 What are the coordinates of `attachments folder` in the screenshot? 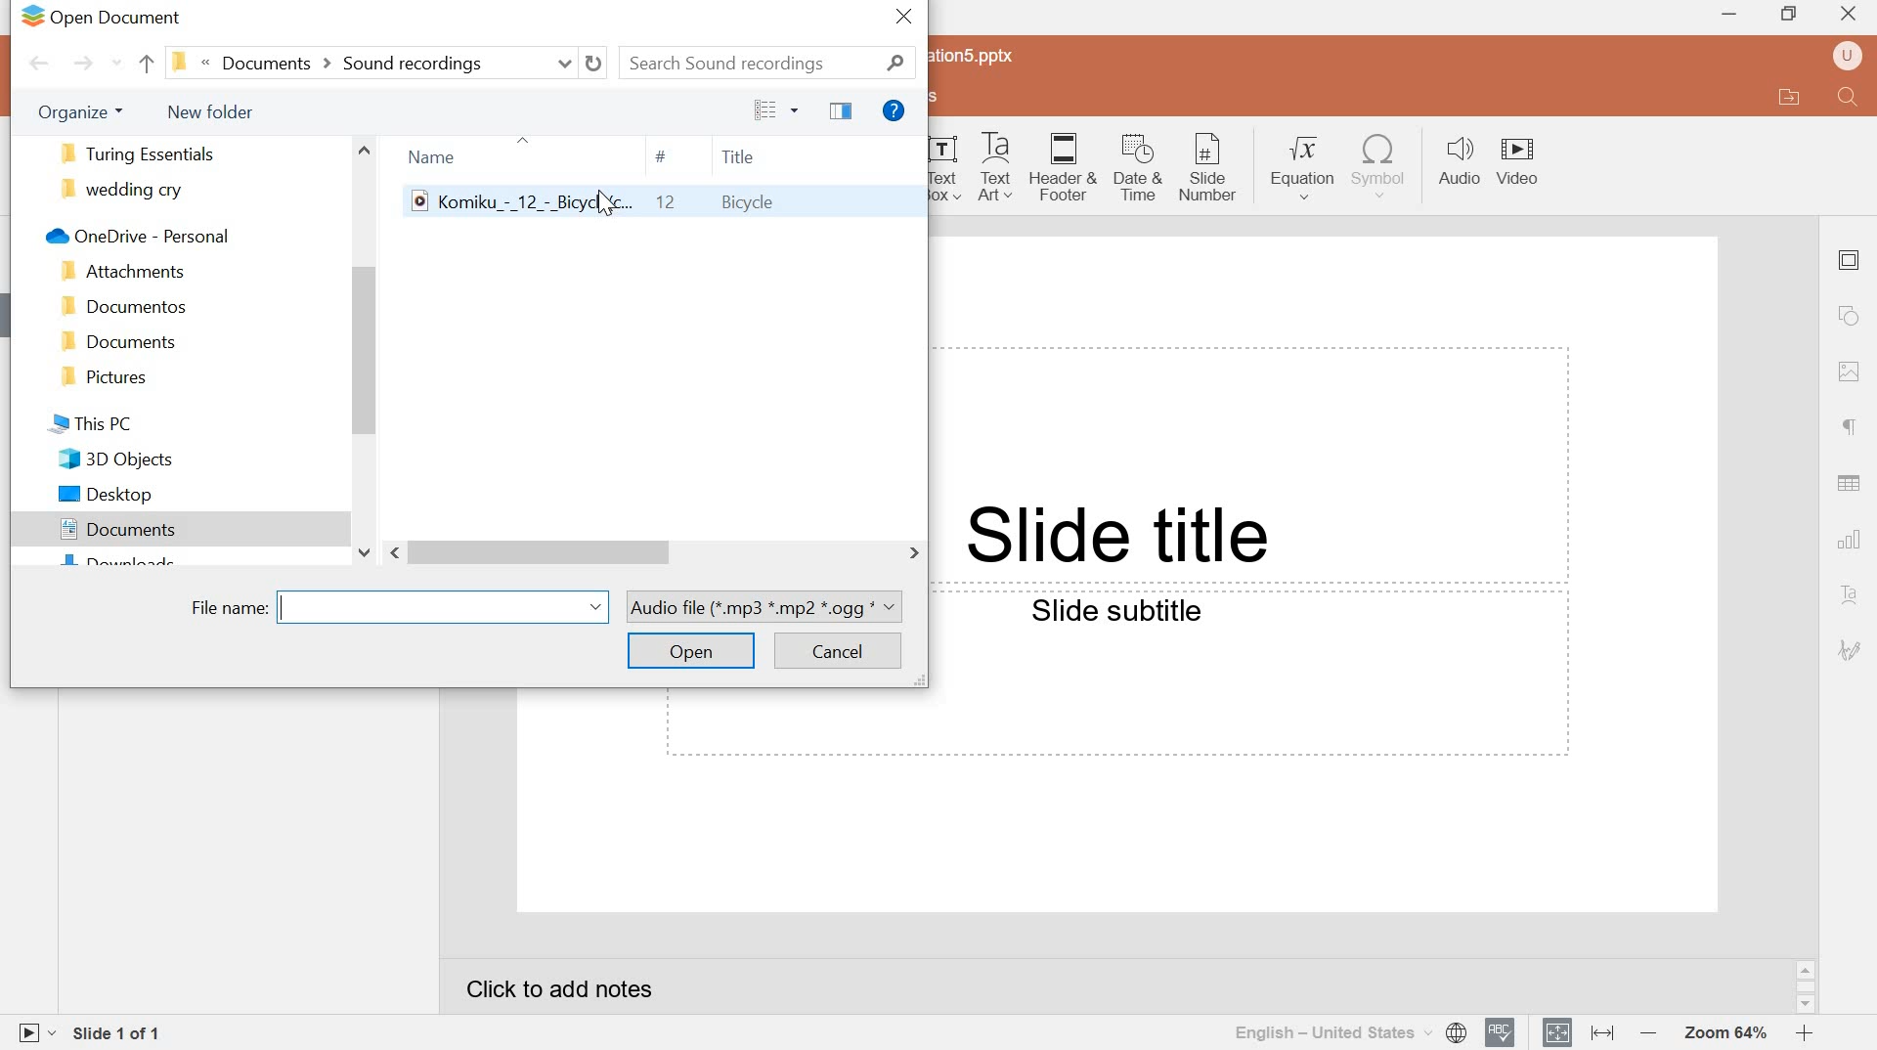 It's located at (120, 272).